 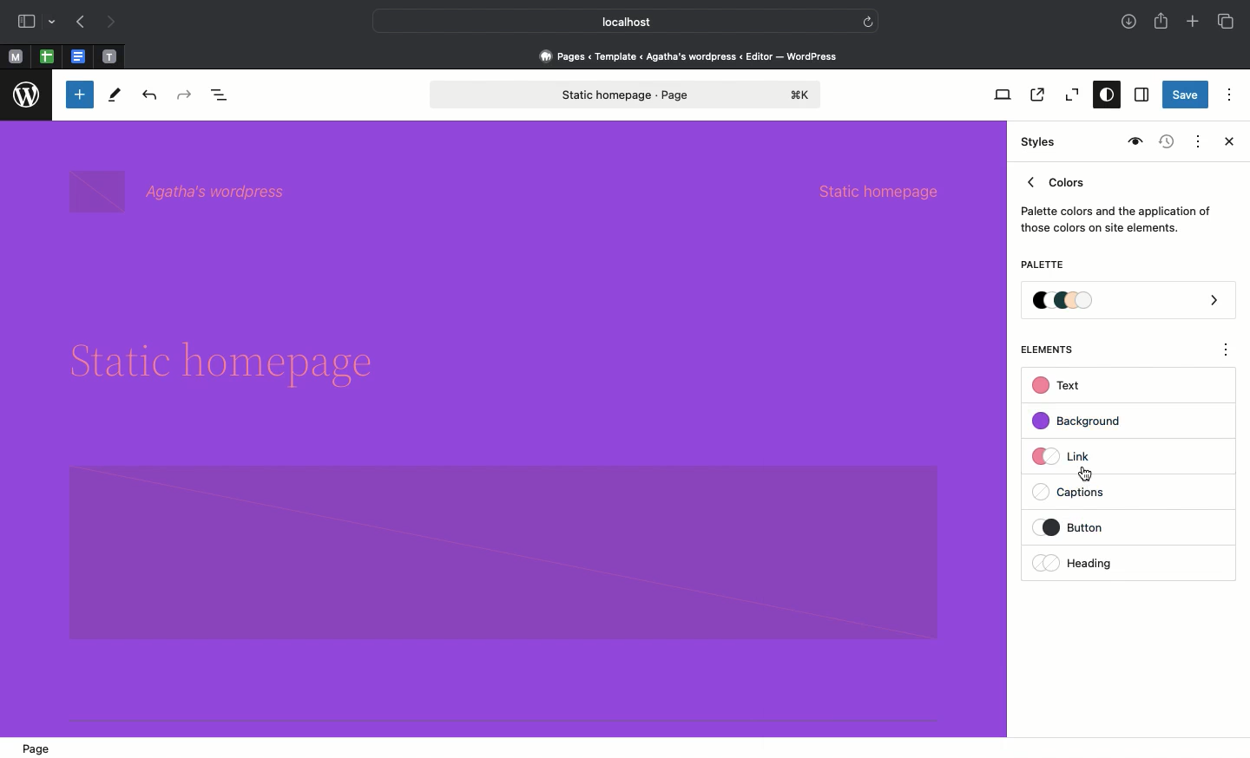 I want to click on Color change, so click(x=704, y=337).